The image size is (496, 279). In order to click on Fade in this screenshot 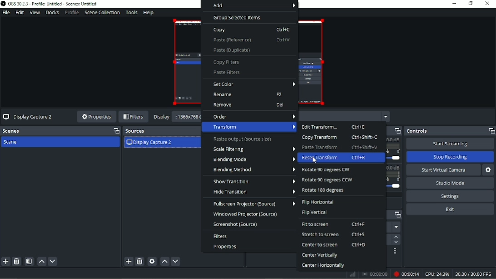, I will do `click(396, 227)`.